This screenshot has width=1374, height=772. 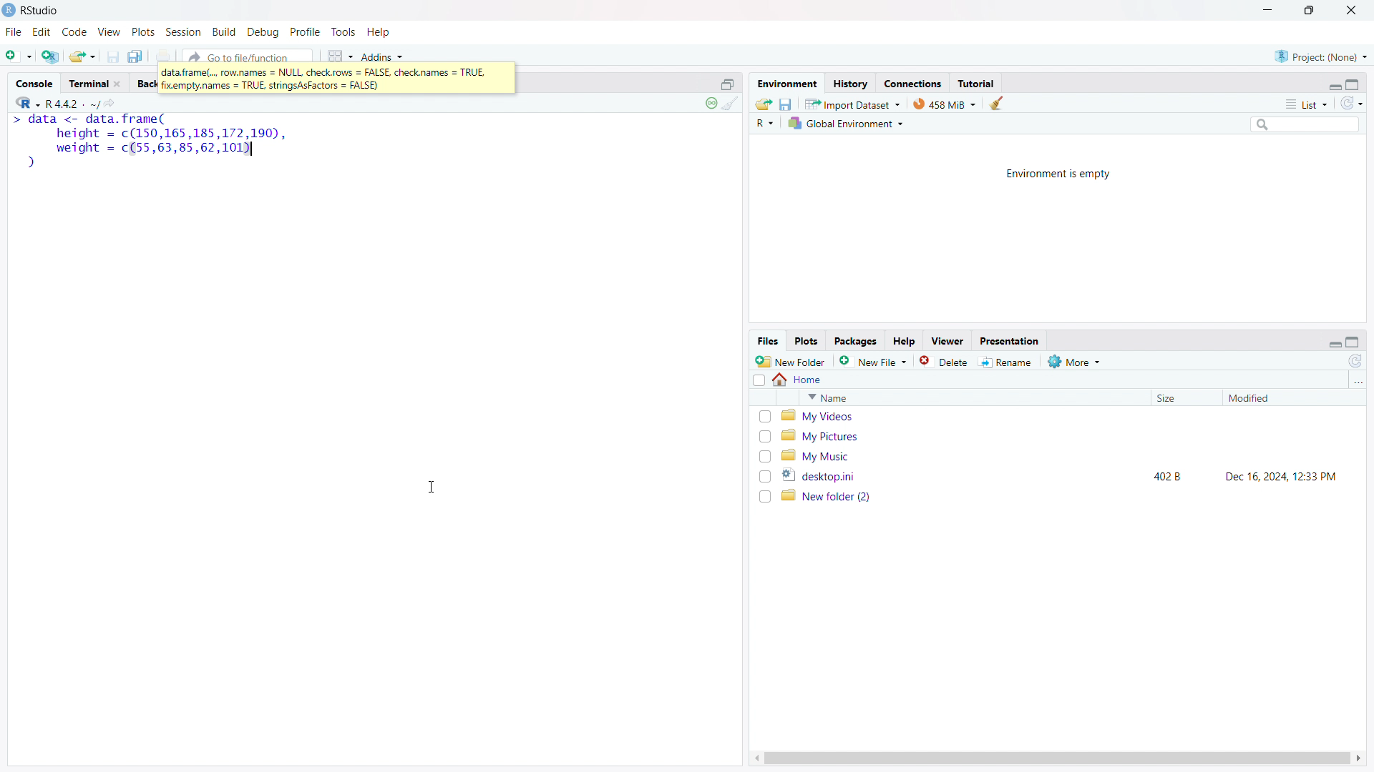 I want to click on maximize, so click(x=1311, y=11).